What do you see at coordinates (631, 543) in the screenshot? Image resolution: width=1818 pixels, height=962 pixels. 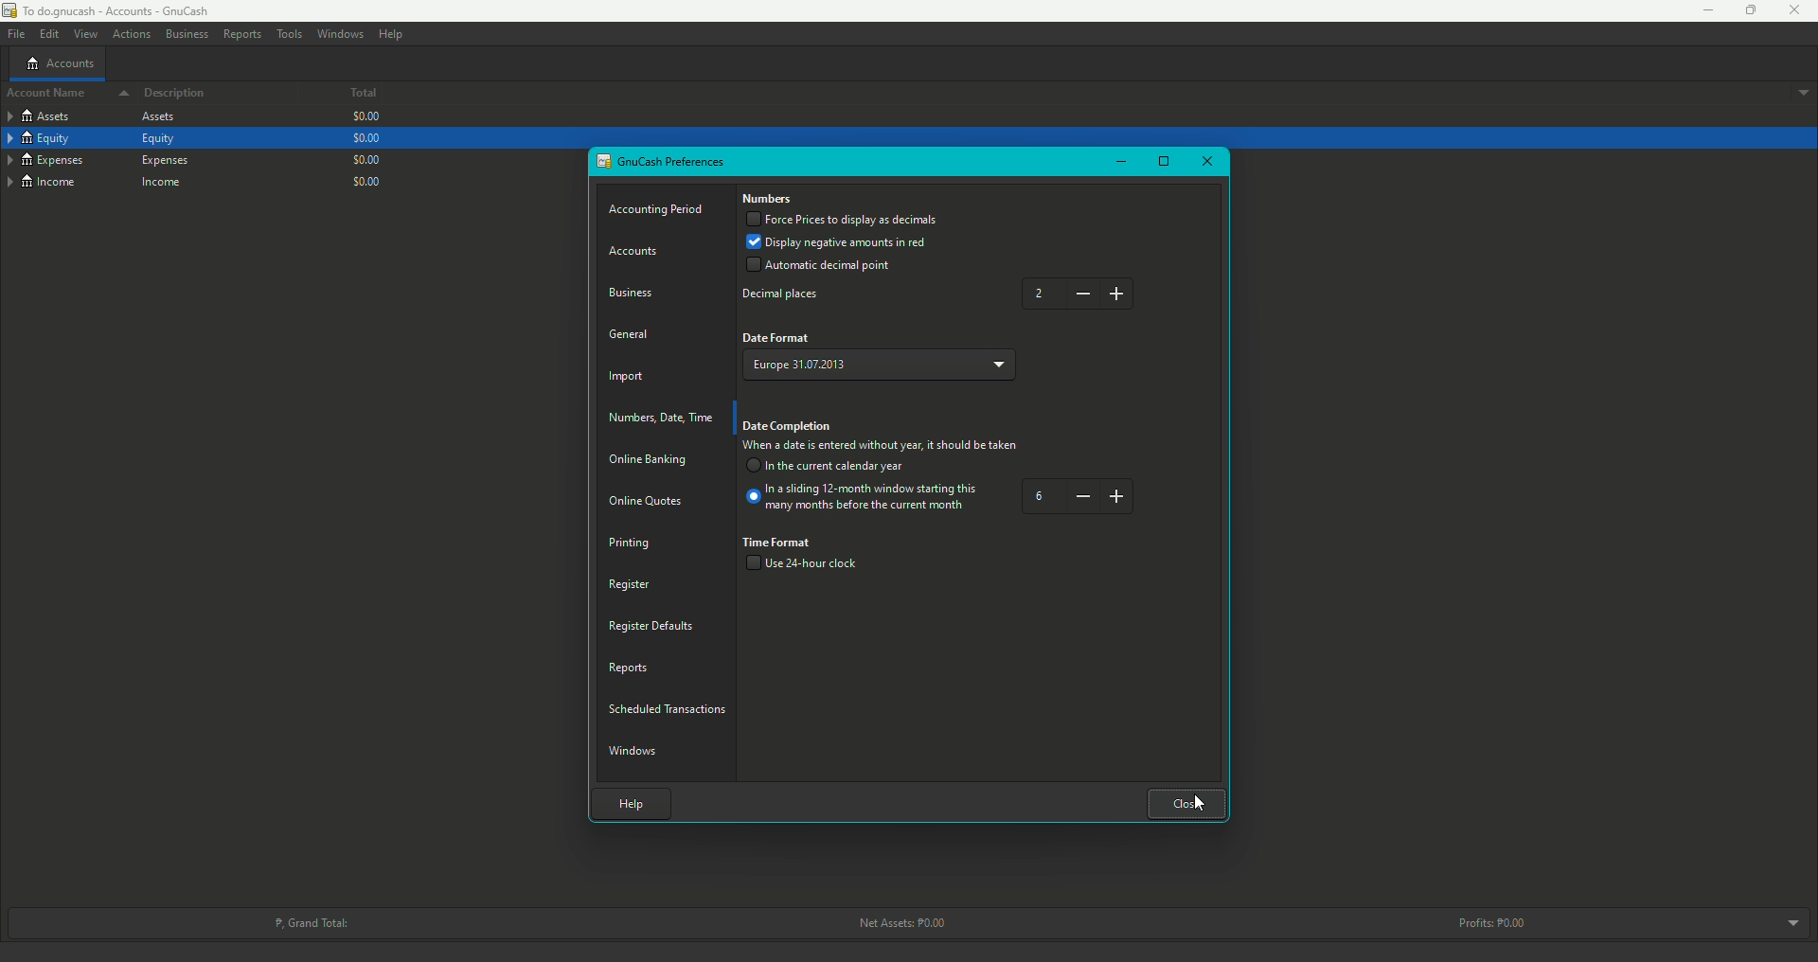 I see `Printing` at bounding box center [631, 543].